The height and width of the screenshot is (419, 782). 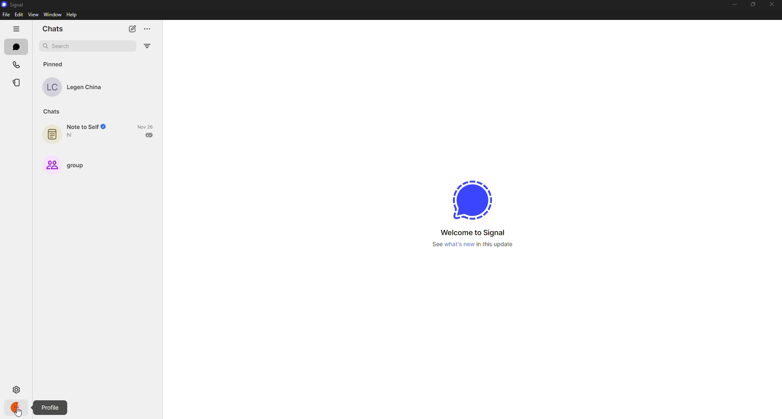 I want to click on more, so click(x=148, y=27).